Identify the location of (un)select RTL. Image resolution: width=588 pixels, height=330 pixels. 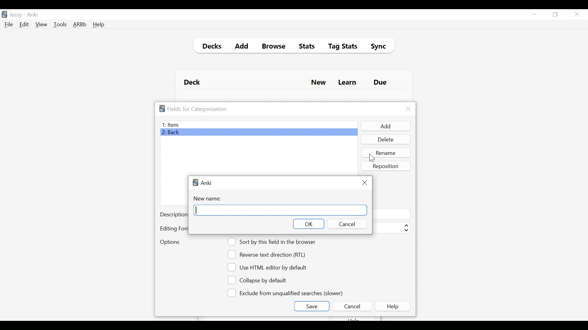
(269, 255).